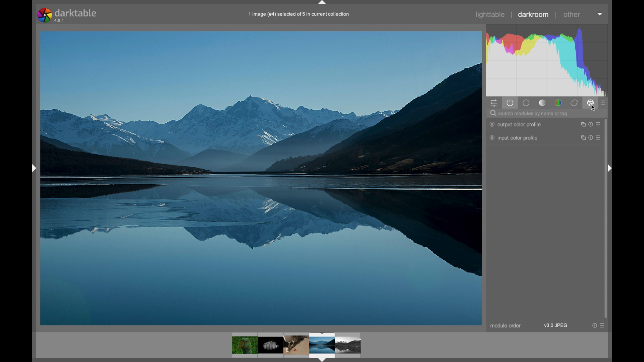 Image resolution: width=644 pixels, height=362 pixels. Describe the element at coordinates (510, 103) in the screenshot. I see `show active modules only` at that location.